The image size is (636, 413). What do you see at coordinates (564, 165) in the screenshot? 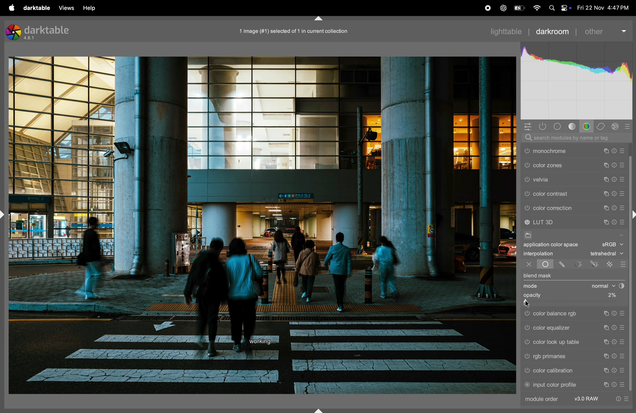
I see `monchrome` at bounding box center [564, 165].